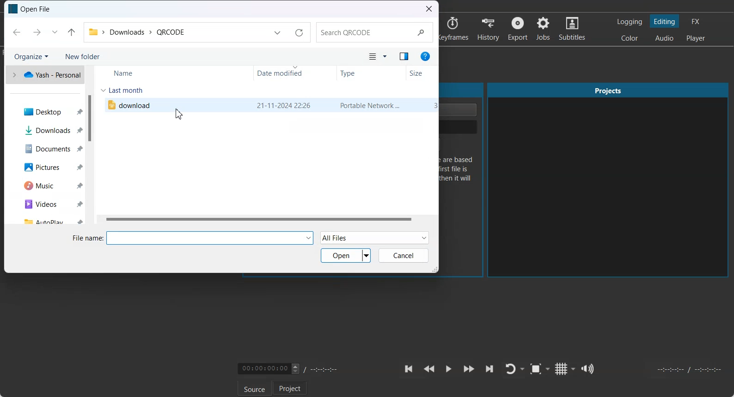  What do you see at coordinates (696, 21) in the screenshot?
I see `Switching to the Effect layout` at bounding box center [696, 21].